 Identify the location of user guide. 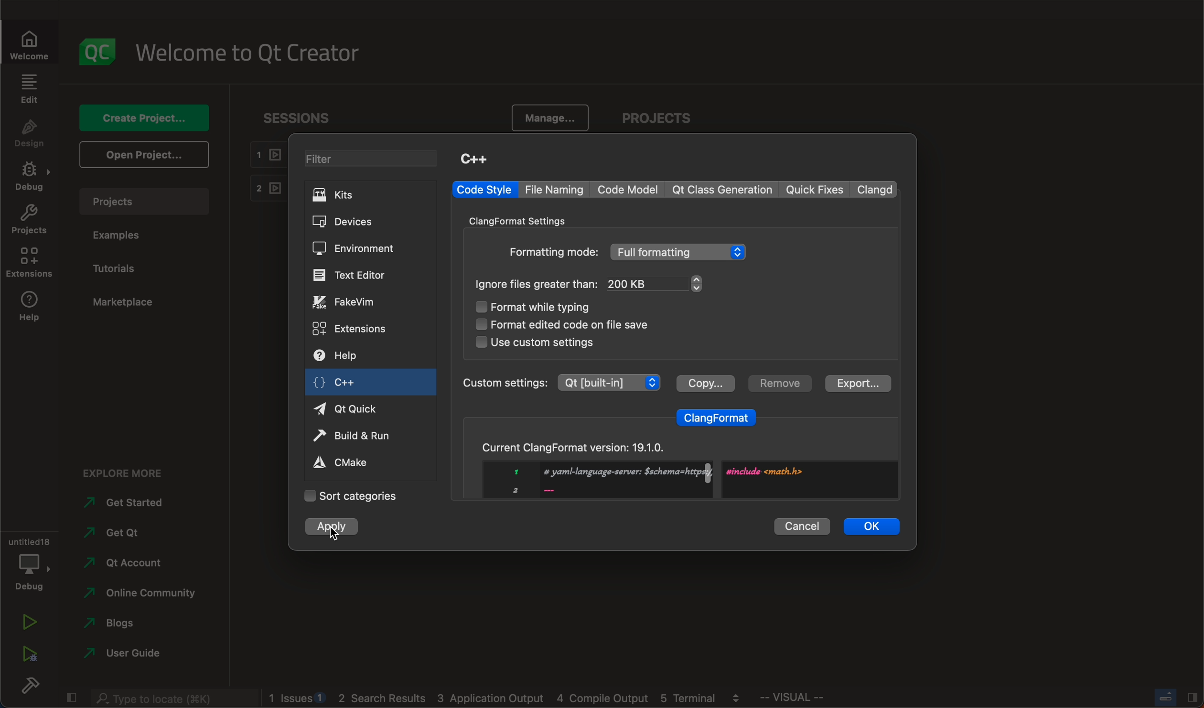
(125, 655).